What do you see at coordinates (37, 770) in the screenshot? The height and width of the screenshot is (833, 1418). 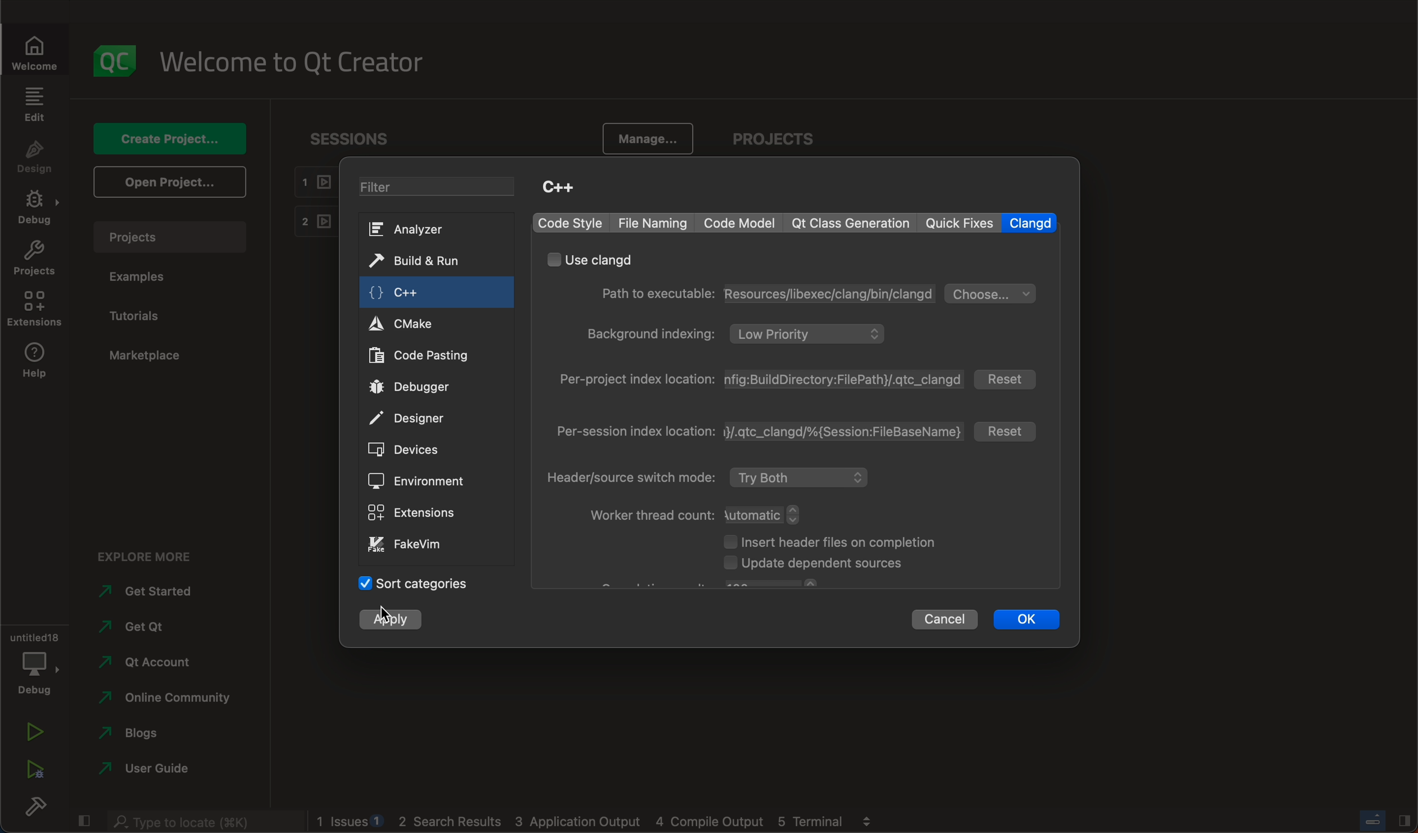 I see `run debug` at bounding box center [37, 770].